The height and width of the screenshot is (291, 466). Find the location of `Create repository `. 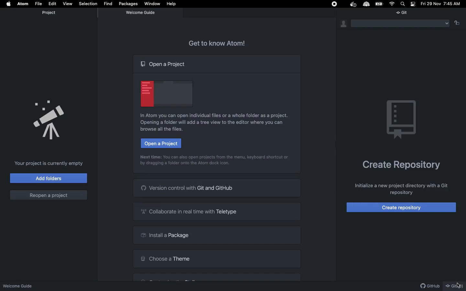

Create repository  is located at coordinates (403, 207).